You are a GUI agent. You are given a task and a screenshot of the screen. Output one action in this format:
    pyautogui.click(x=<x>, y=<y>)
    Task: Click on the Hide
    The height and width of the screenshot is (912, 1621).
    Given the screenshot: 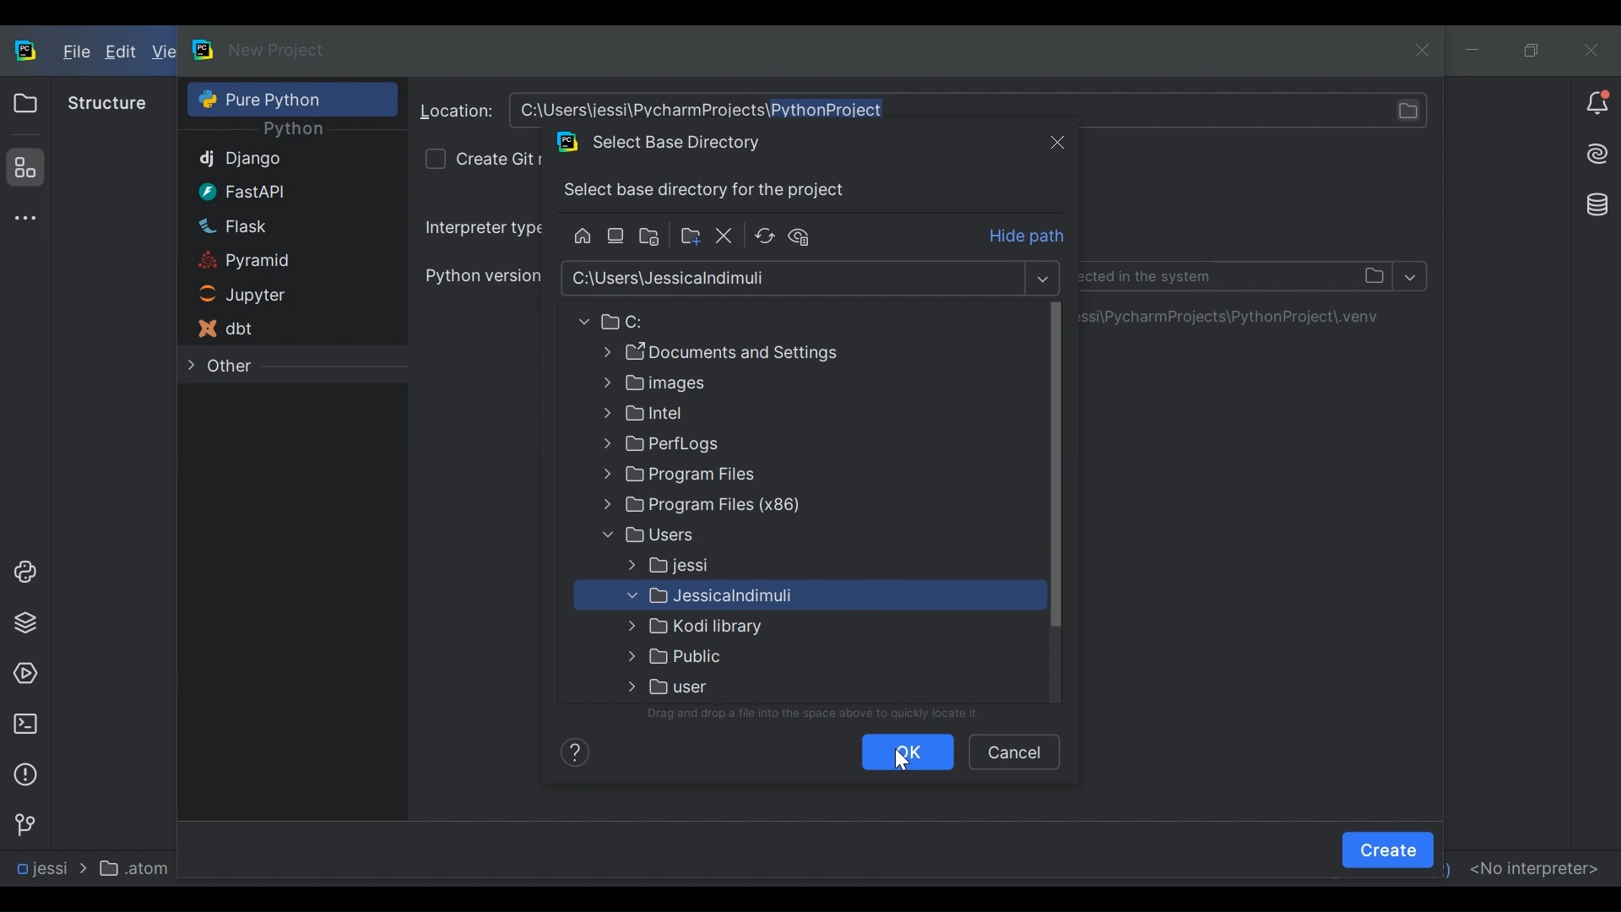 What is the action you would take?
    pyautogui.click(x=805, y=236)
    